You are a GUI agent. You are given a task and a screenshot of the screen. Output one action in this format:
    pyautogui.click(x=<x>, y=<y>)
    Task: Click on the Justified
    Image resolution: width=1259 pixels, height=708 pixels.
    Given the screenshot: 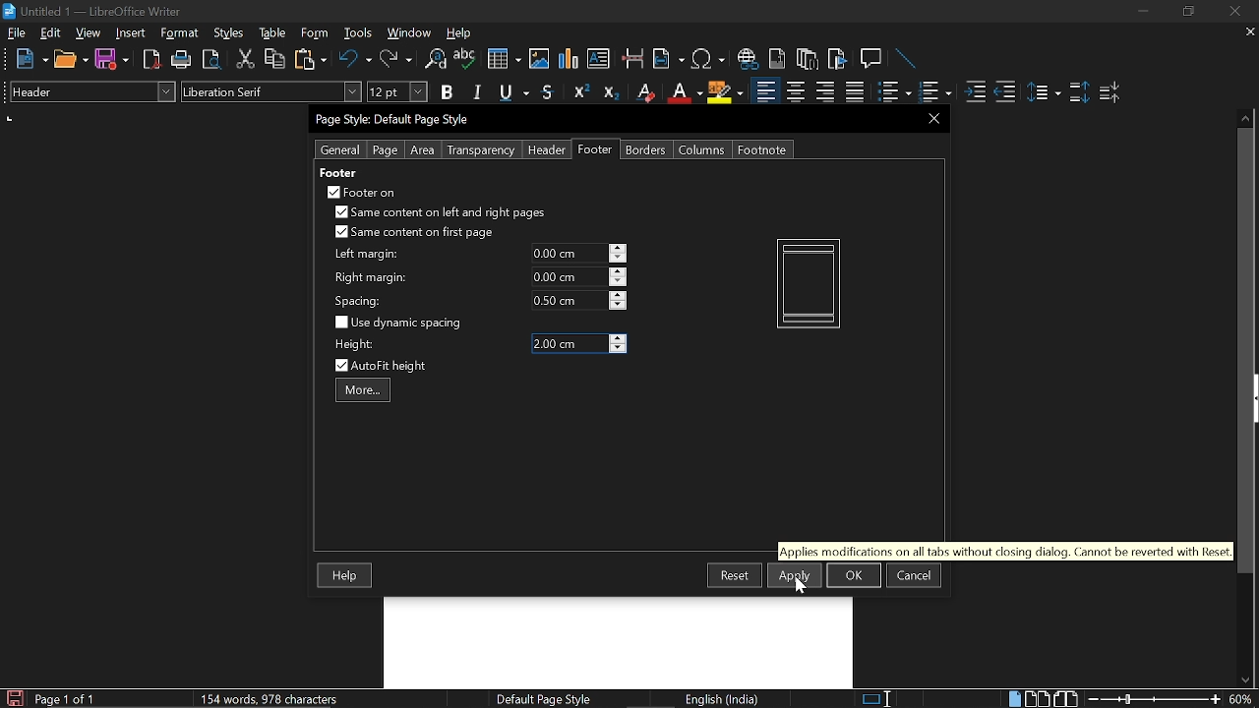 What is the action you would take?
    pyautogui.click(x=856, y=92)
    